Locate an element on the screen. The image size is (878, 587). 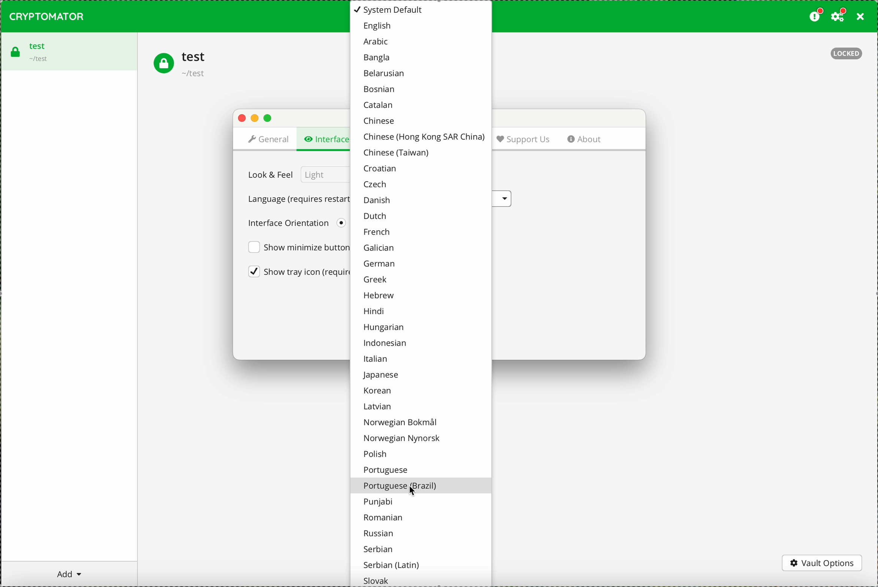
bosnian is located at coordinates (377, 89).